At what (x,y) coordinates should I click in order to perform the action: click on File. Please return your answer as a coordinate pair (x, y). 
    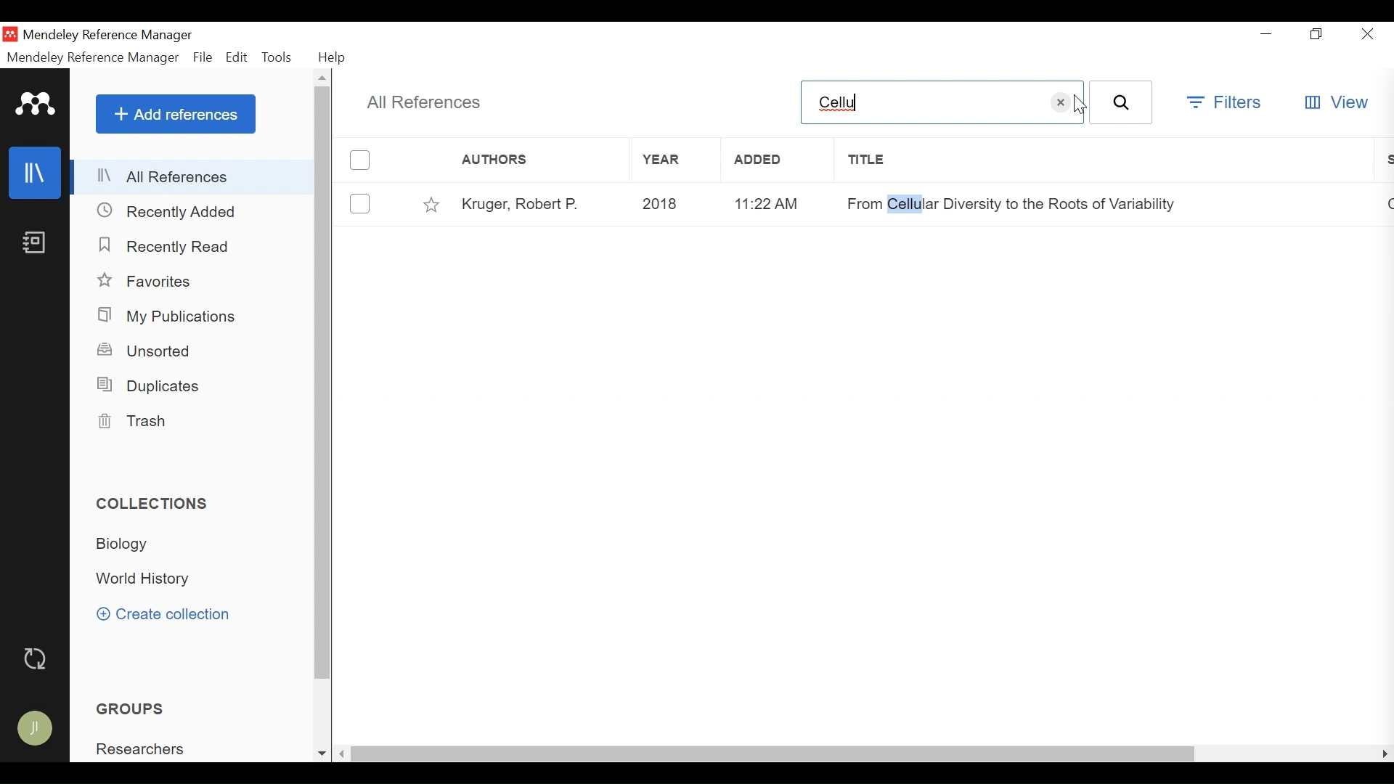
    Looking at the image, I should click on (203, 59).